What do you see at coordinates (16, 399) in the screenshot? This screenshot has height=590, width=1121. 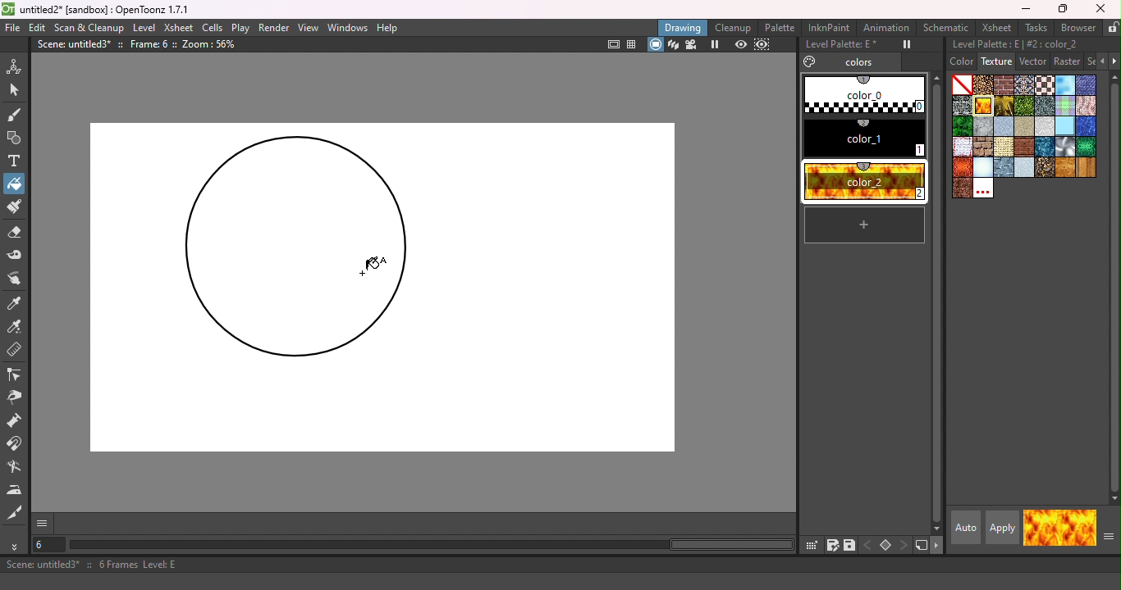 I see `Pinch` at bounding box center [16, 399].